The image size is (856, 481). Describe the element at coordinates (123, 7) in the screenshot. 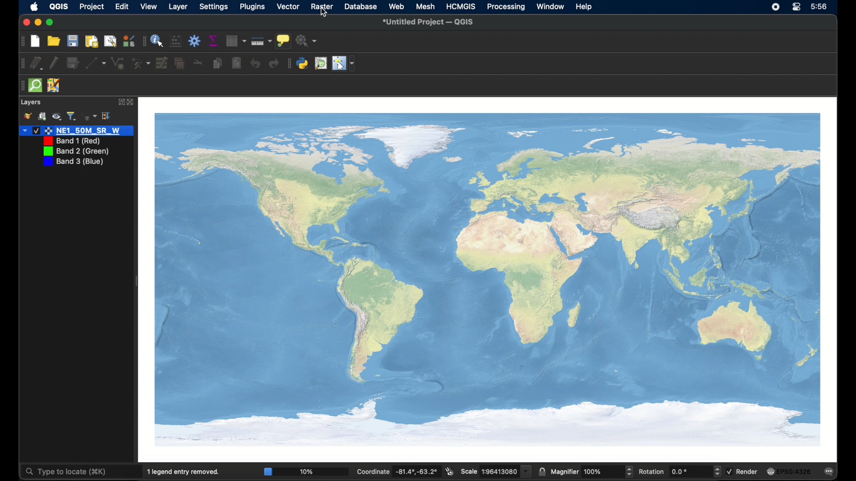

I see `edit` at that location.